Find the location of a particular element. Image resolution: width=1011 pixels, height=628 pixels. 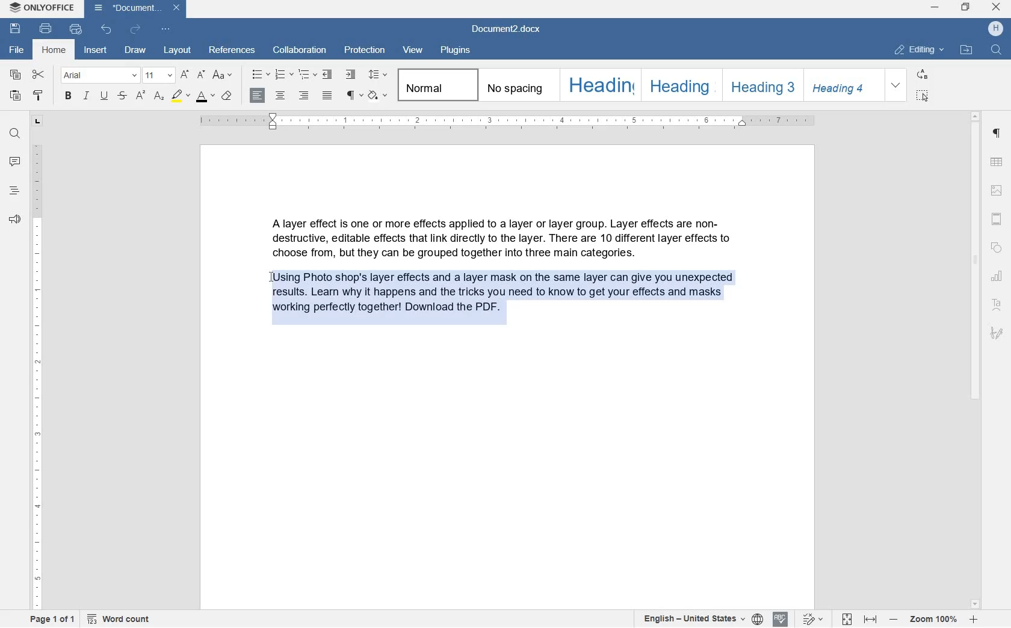

HEADINGS is located at coordinates (14, 191).